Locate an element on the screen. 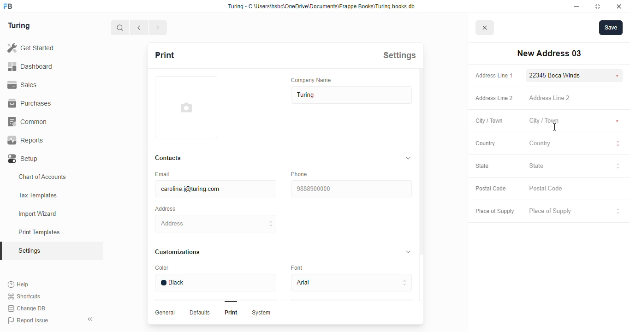 Image resolution: width=630 pixels, height=332 pixels. dashboard is located at coordinates (30, 66).